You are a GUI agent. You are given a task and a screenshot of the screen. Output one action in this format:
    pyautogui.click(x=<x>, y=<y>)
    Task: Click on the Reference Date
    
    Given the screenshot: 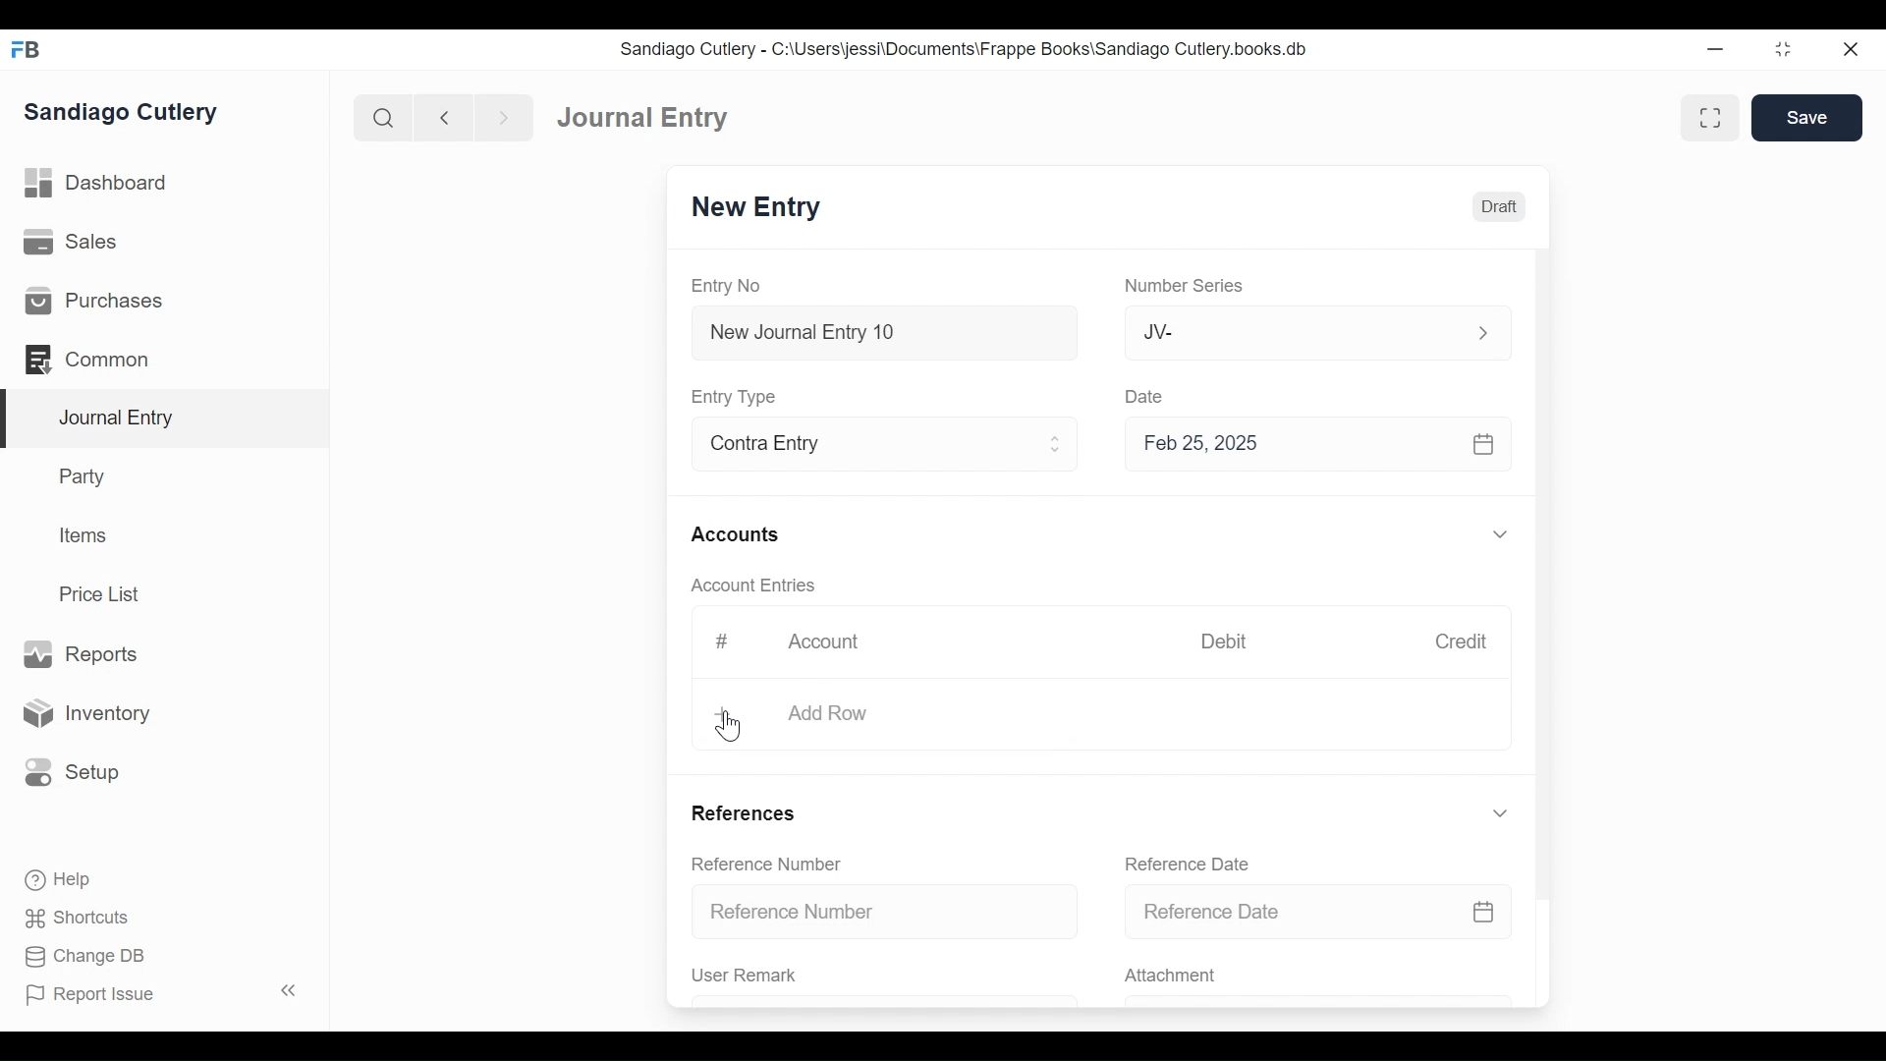 What is the action you would take?
    pyautogui.click(x=1193, y=864)
    